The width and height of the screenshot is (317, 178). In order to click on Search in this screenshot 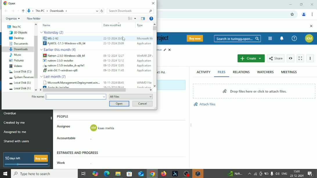, I will do `click(237, 39)`.